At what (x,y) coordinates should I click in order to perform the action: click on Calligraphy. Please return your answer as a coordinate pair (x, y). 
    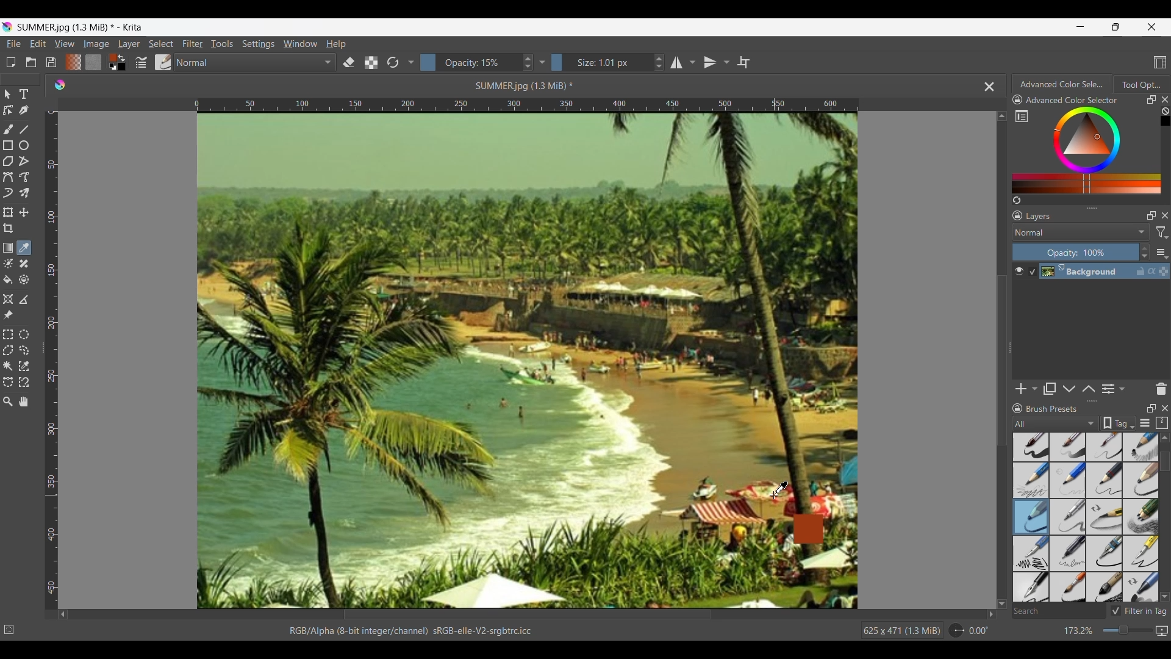
    Looking at the image, I should click on (25, 110).